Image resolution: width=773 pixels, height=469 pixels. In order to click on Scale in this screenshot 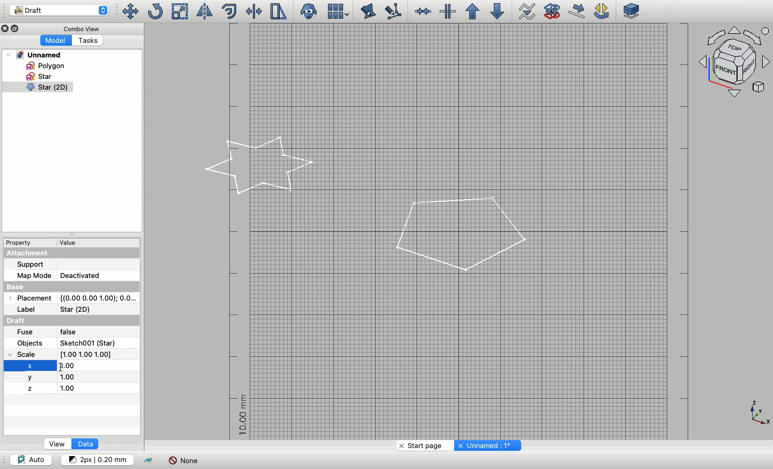, I will do `click(26, 354)`.